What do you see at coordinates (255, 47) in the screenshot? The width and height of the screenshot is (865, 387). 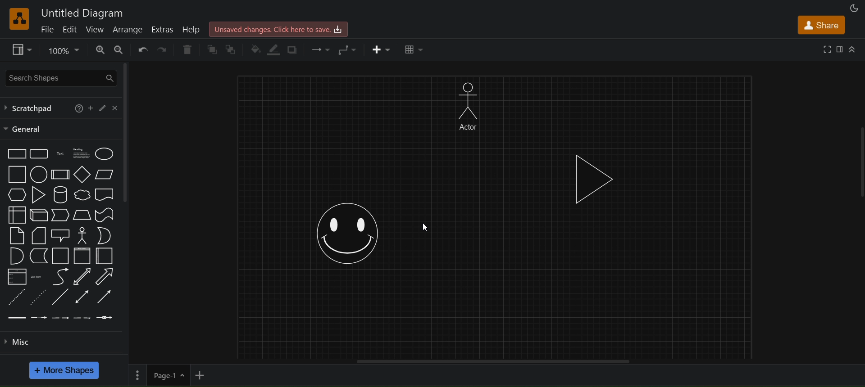 I see `fill color ` at bounding box center [255, 47].